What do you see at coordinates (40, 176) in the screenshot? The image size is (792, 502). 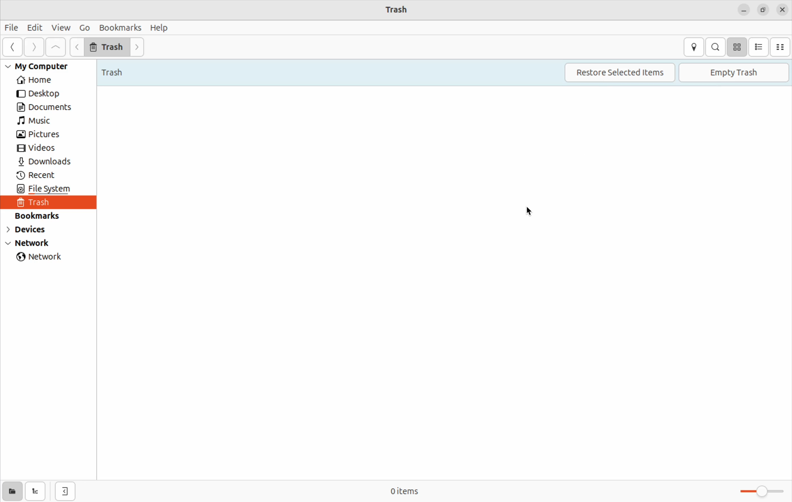 I see `recent` at bounding box center [40, 176].